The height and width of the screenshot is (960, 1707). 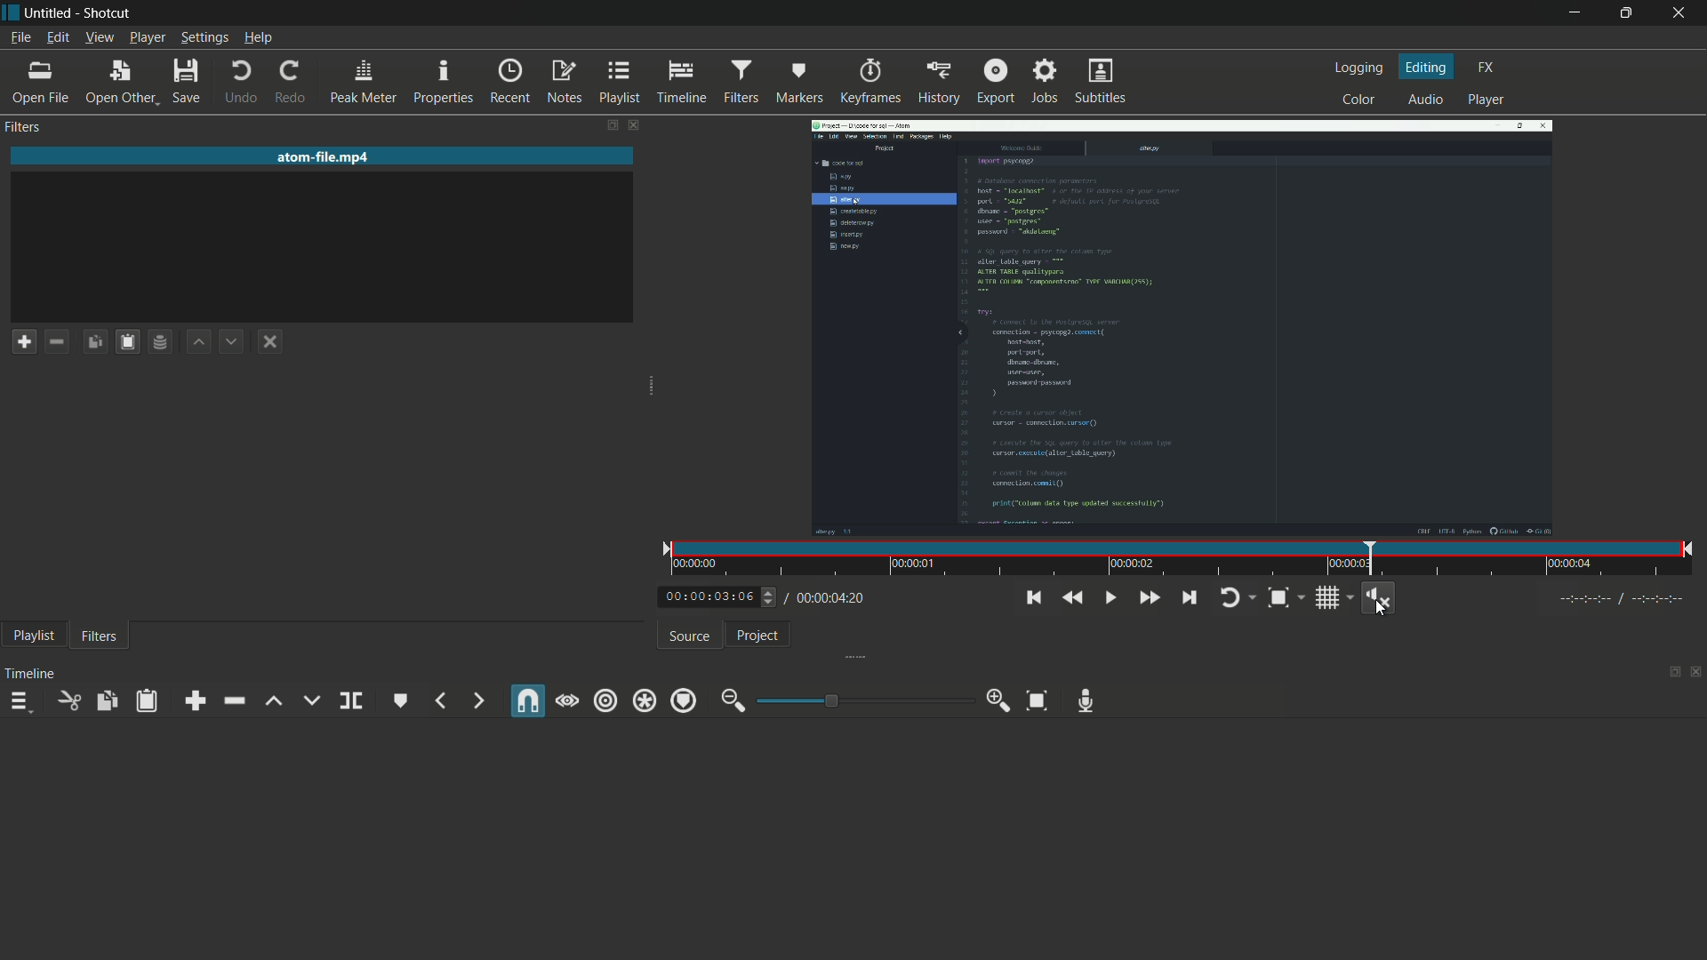 I want to click on toggle player looping, so click(x=1228, y=599).